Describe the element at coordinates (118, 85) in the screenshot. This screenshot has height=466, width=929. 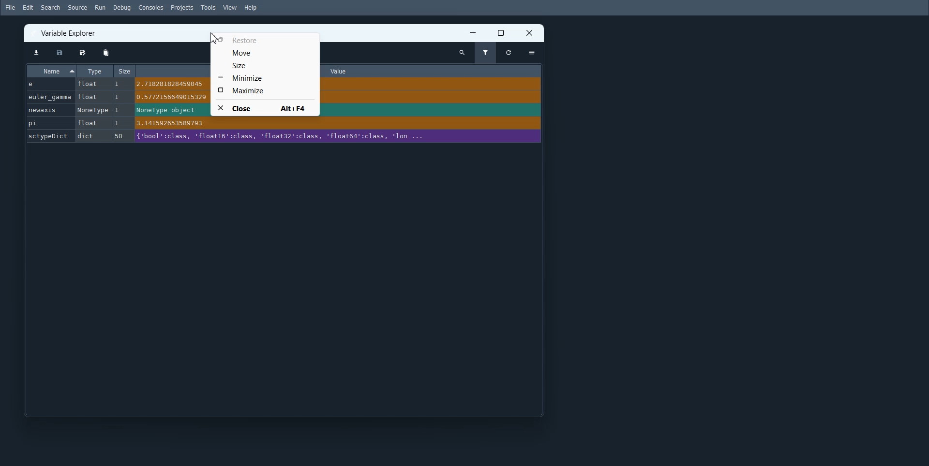
I see `1` at that location.